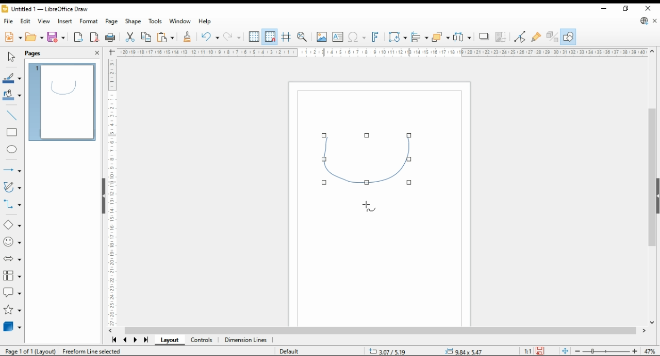  Describe the element at coordinates (11, 204) in the screenshot. I see `connectors` at that location.